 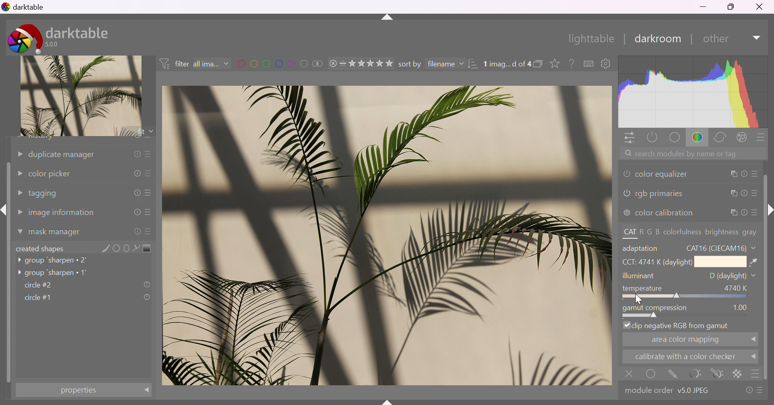 I want to click on image information, so click(x=83, y=214).